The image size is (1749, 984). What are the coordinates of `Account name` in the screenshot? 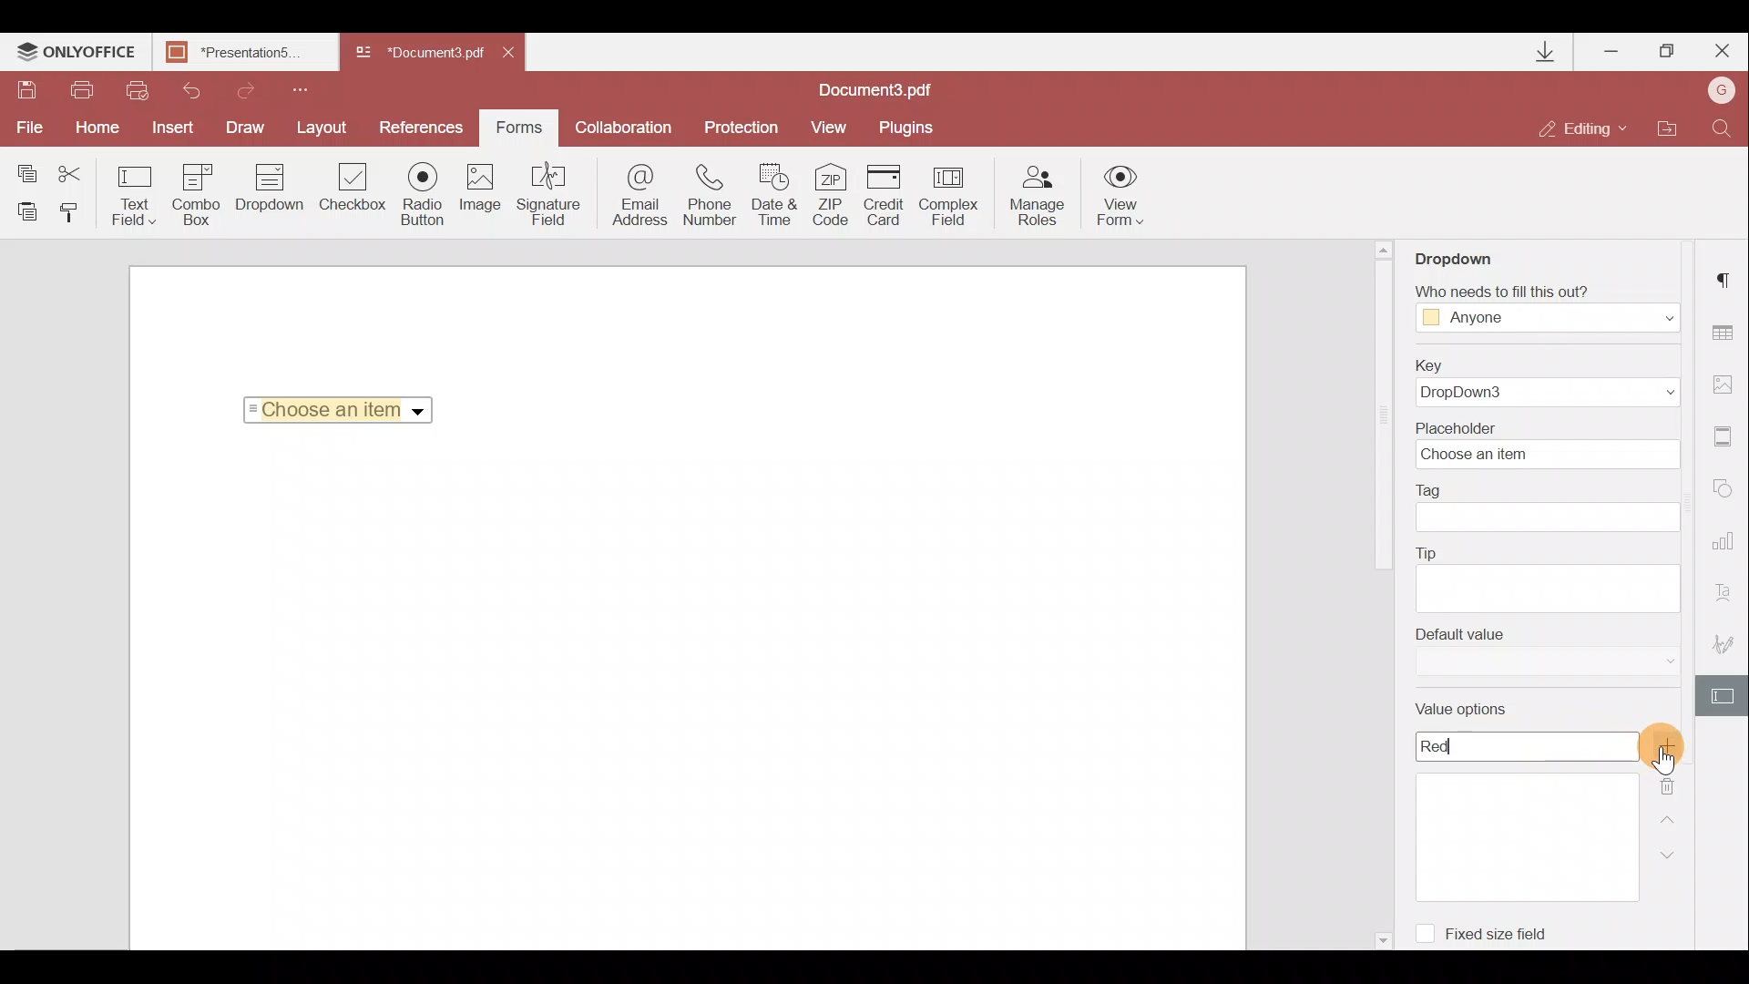 It's located at (1722, 88).